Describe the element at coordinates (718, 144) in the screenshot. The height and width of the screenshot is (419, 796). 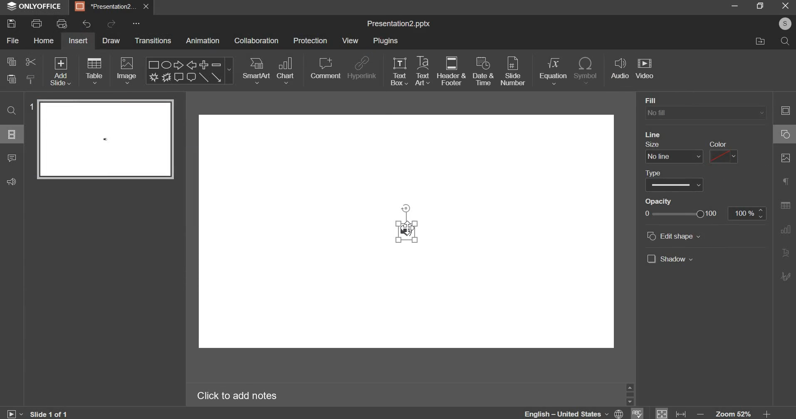
I see `color` at that location.